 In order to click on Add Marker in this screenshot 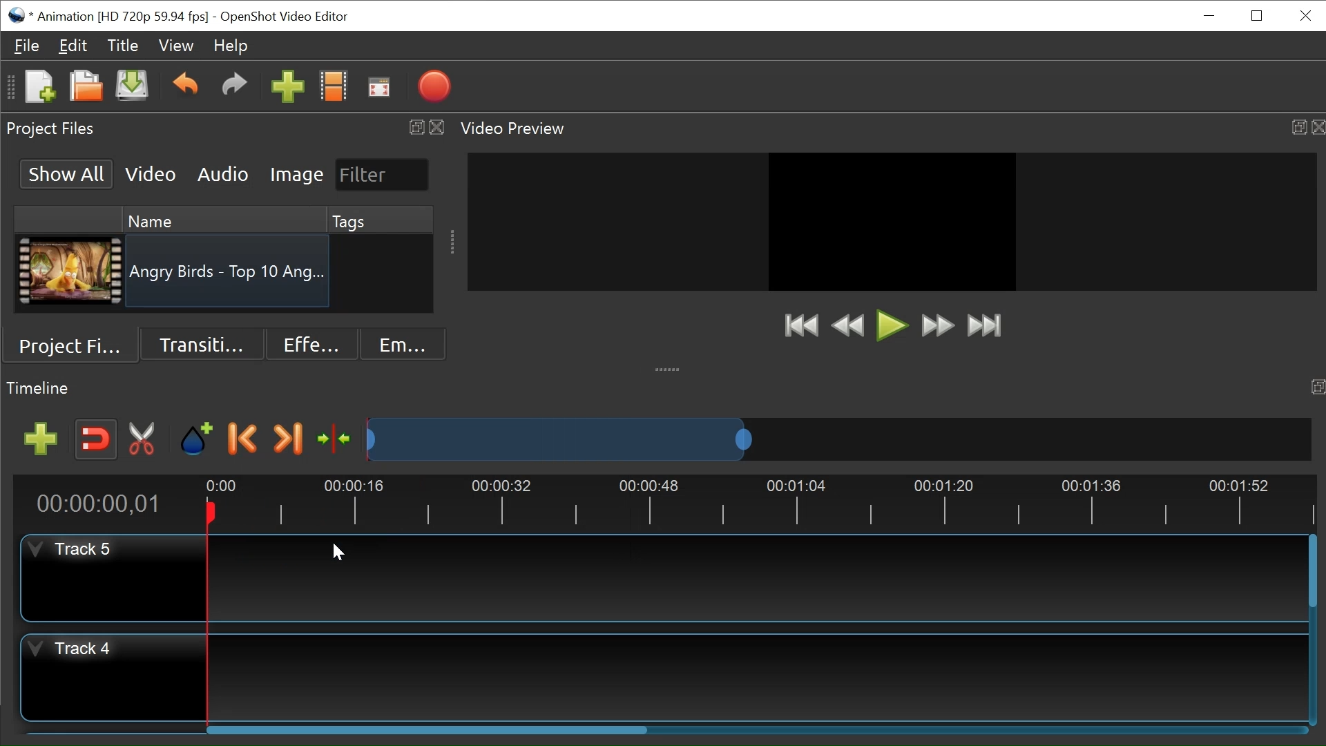, I will do `click(196, 438)`.